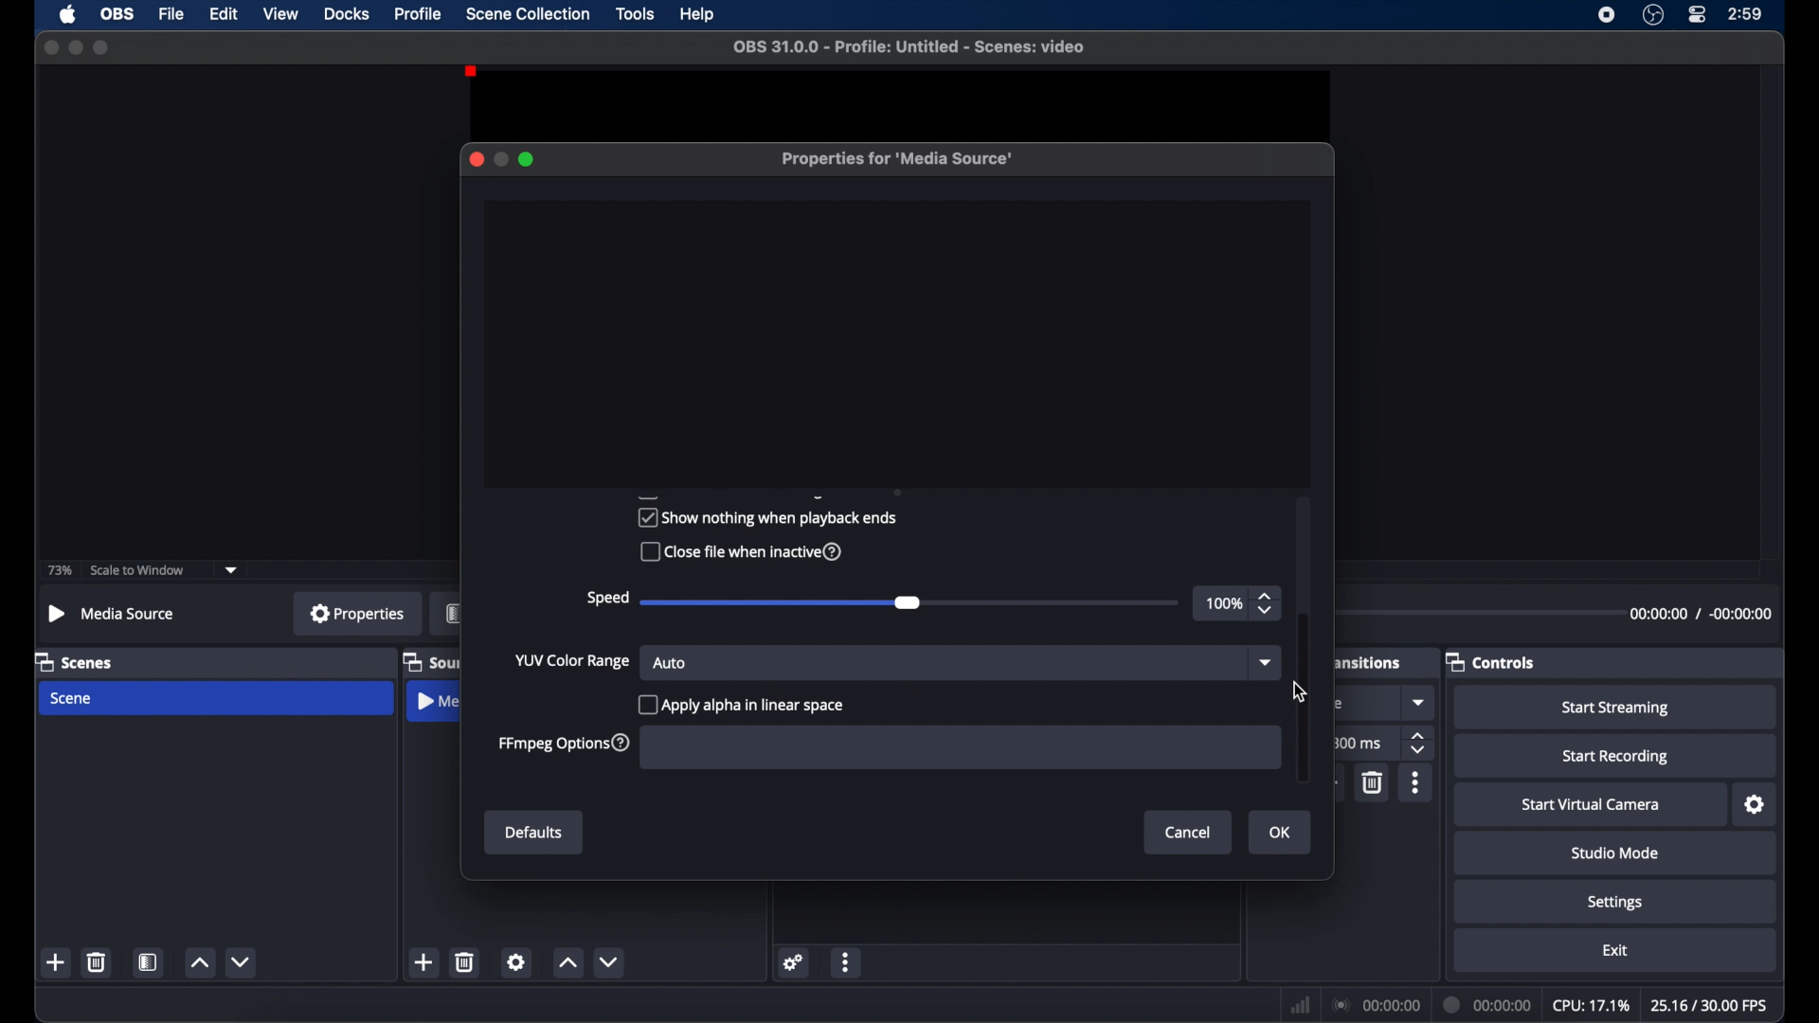 Image resolution: width=1819 pixels, height=1023 pixels. I want to click on docks, so click(348, 15).